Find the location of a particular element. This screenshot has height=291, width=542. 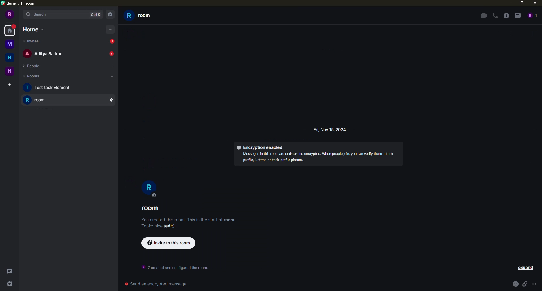

rooms is located at coordinates (34, 77).